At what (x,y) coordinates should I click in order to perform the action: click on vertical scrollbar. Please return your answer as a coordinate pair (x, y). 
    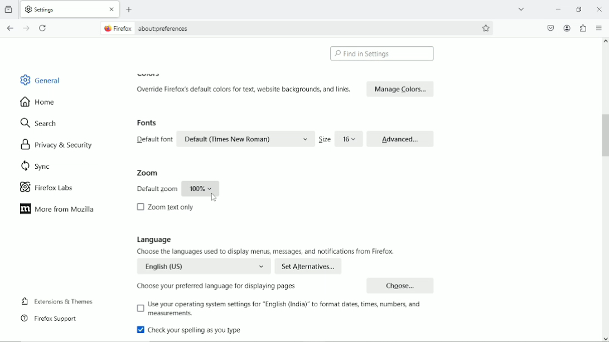
    Looking at the image, I should click on (602, 134).